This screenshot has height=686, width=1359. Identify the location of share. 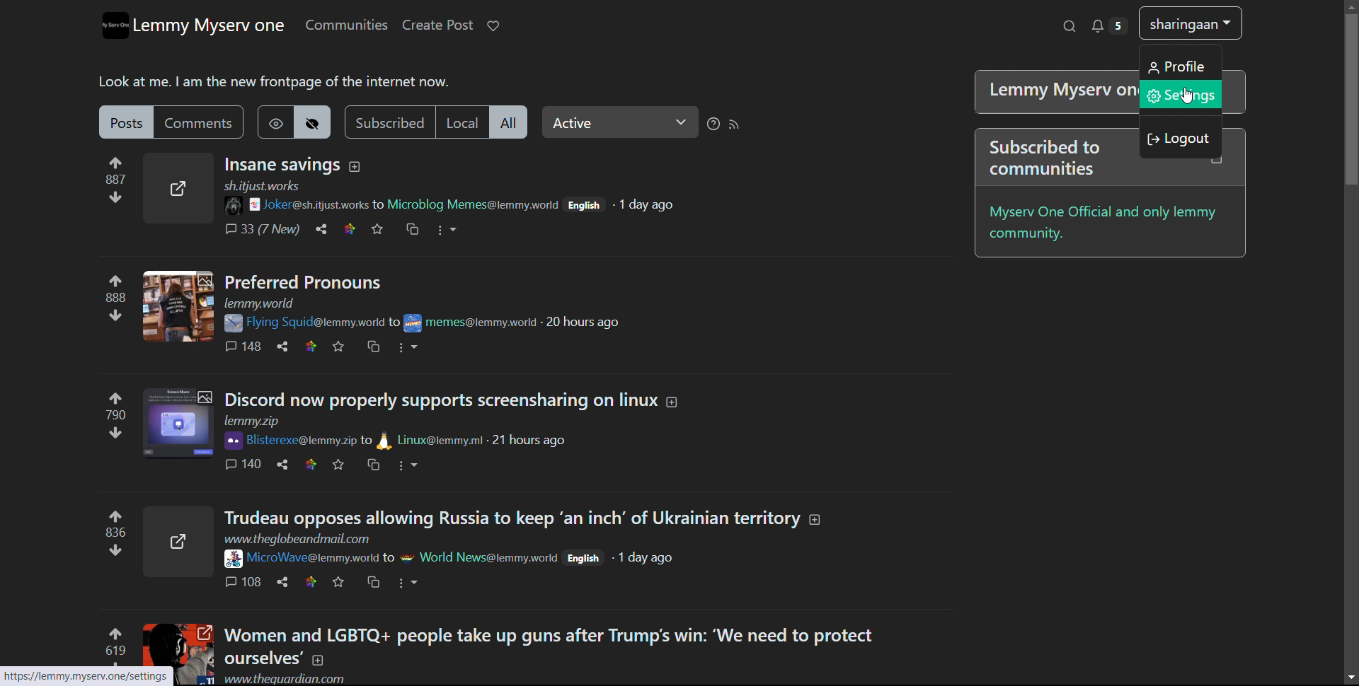
(321, 228).